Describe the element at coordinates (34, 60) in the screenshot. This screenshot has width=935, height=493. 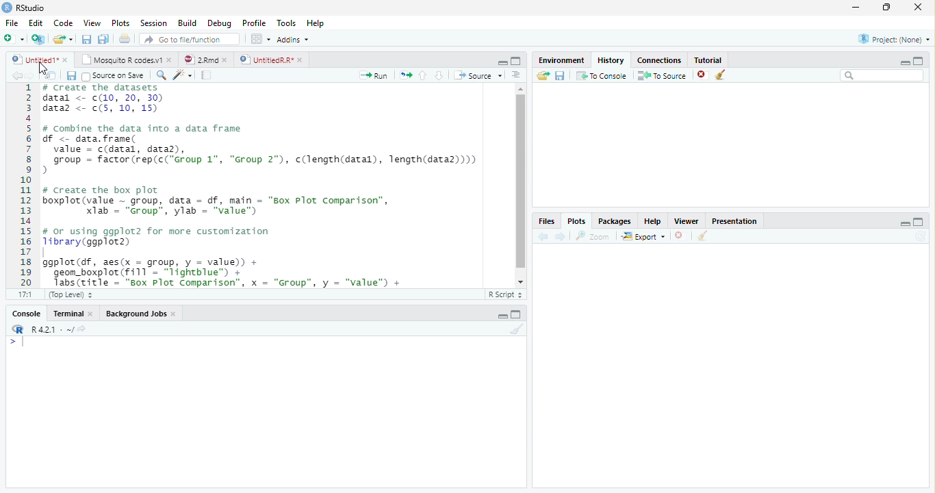
I see `Untitled1*` at that location.